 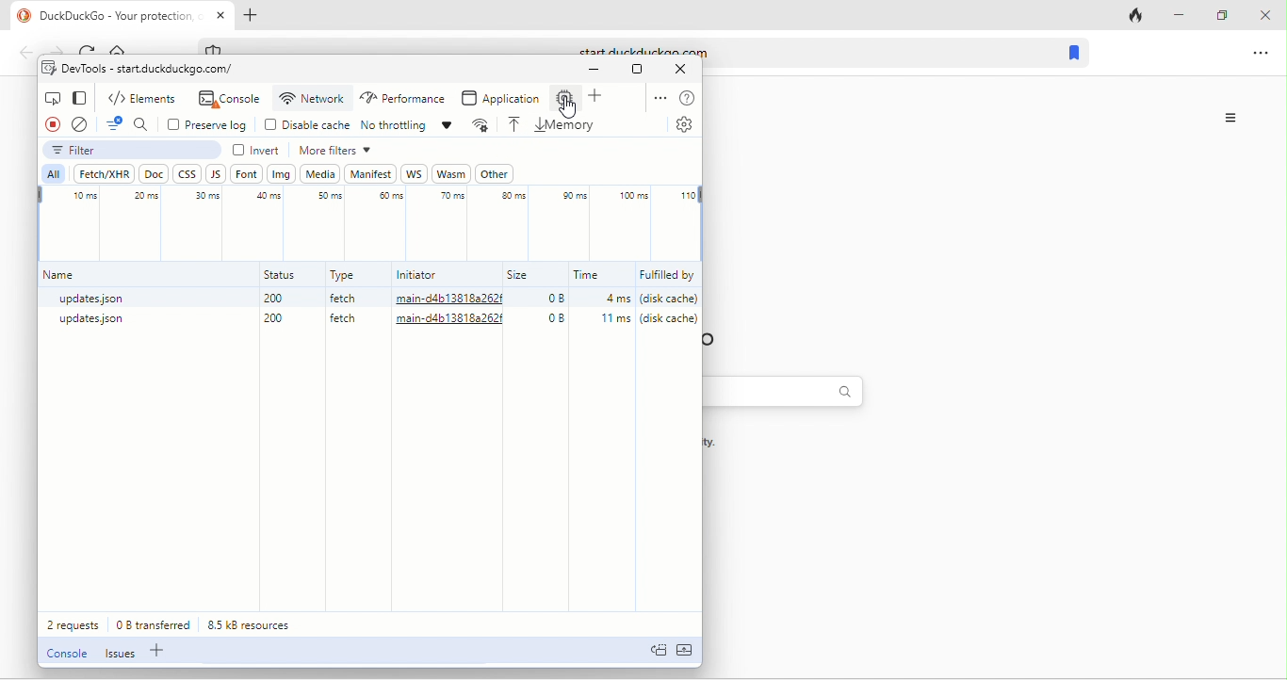 I want to click on type, so click(x=356, y=272).